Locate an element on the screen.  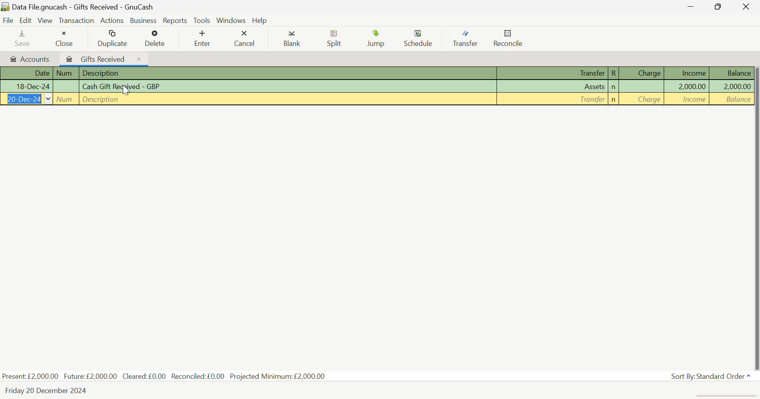
Charge is located at coordinates (643, 99).